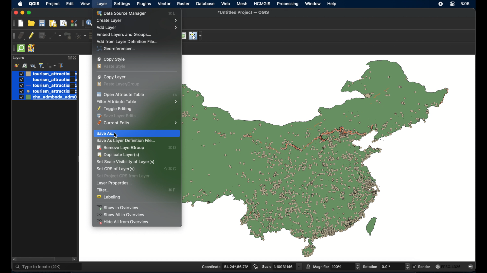  Describe the element at coordinates (173, 190) in the screenshot. I see `filter shortcut` at that location.